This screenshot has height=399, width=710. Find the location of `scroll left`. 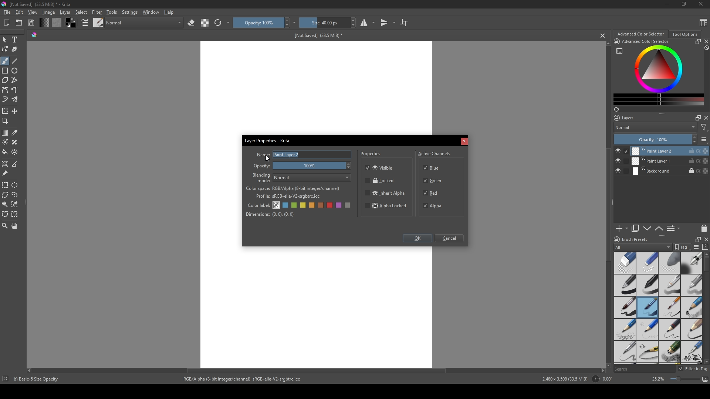

scroll left is located at coordinates (31, 371).